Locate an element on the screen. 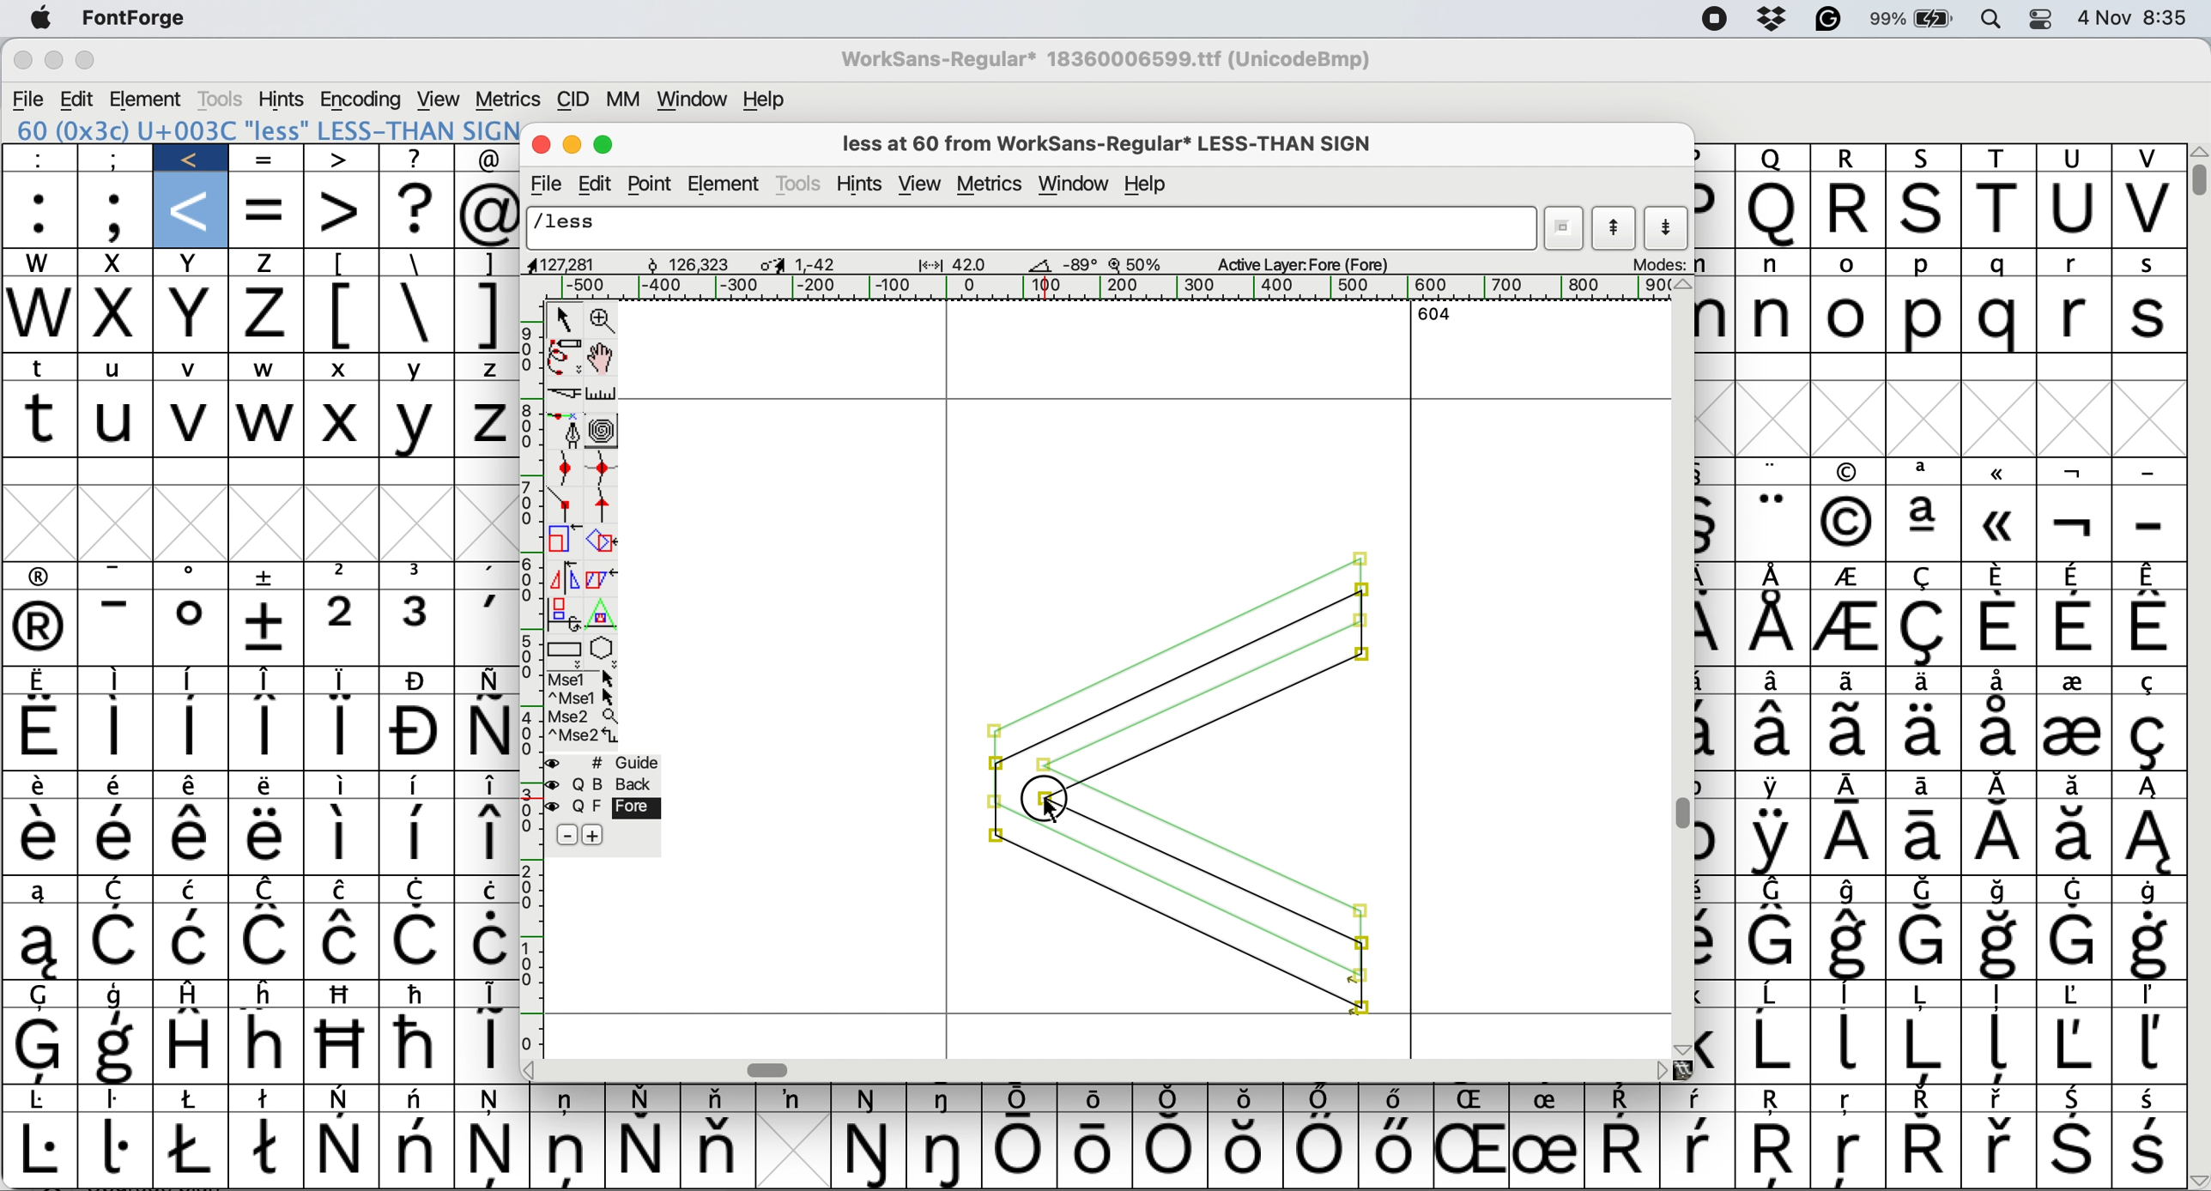  r is located at coordinates (2074, 314).